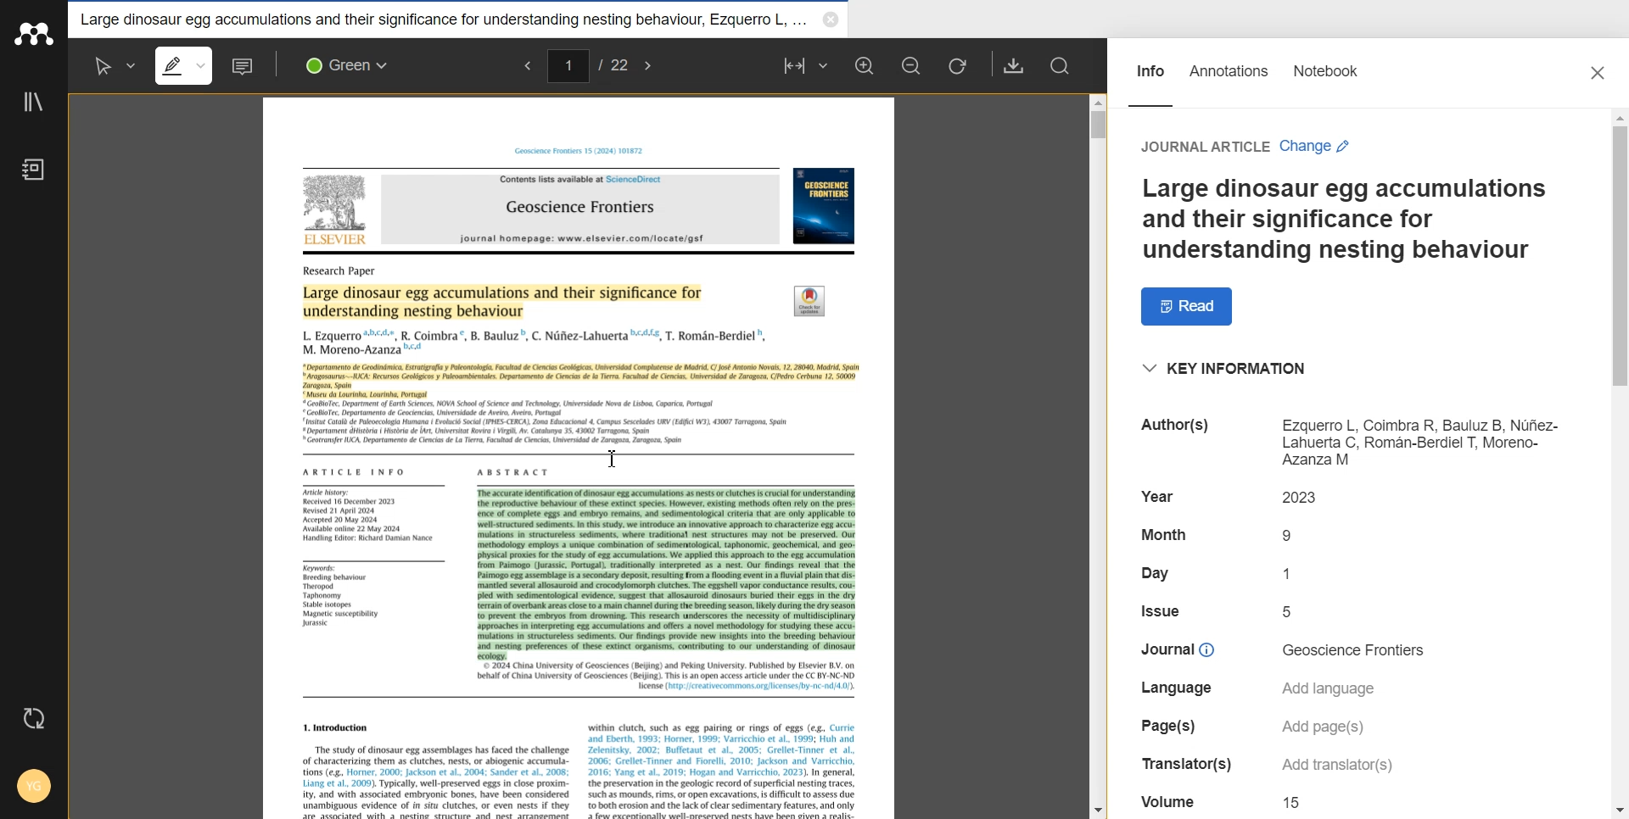 This screenshot has width=1629, height=819. I want to click on text, so click(1163, 574).